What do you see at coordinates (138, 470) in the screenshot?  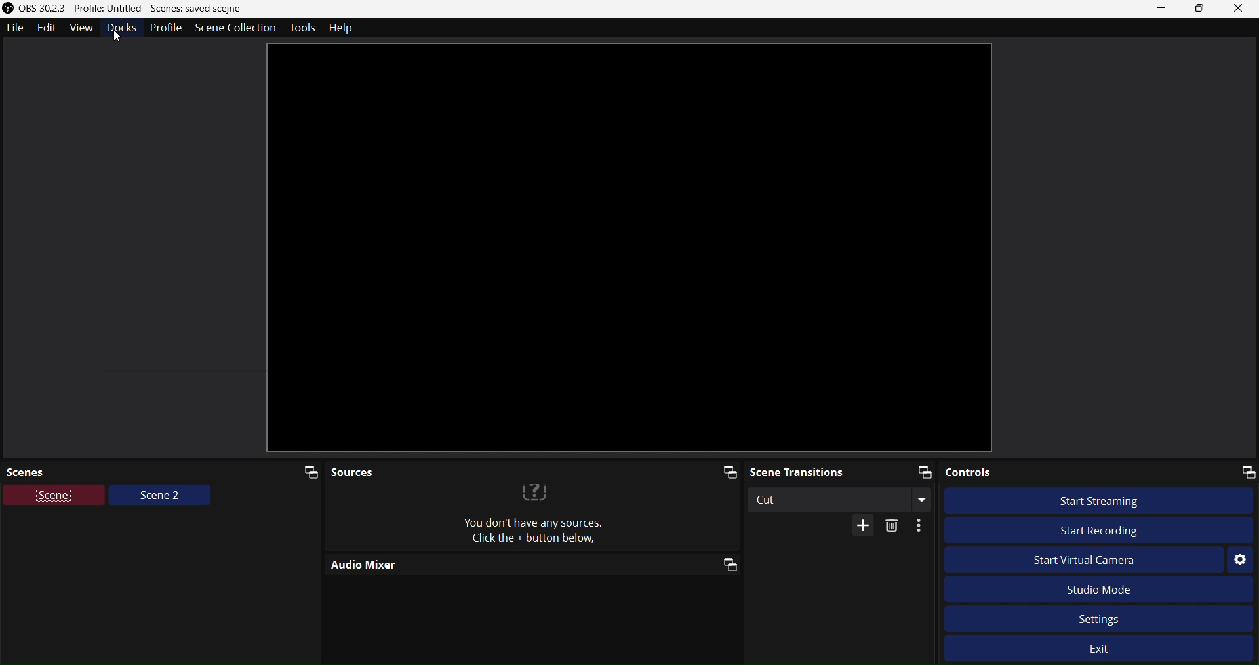 I see `Scenes` at bounding box center [138, 470].